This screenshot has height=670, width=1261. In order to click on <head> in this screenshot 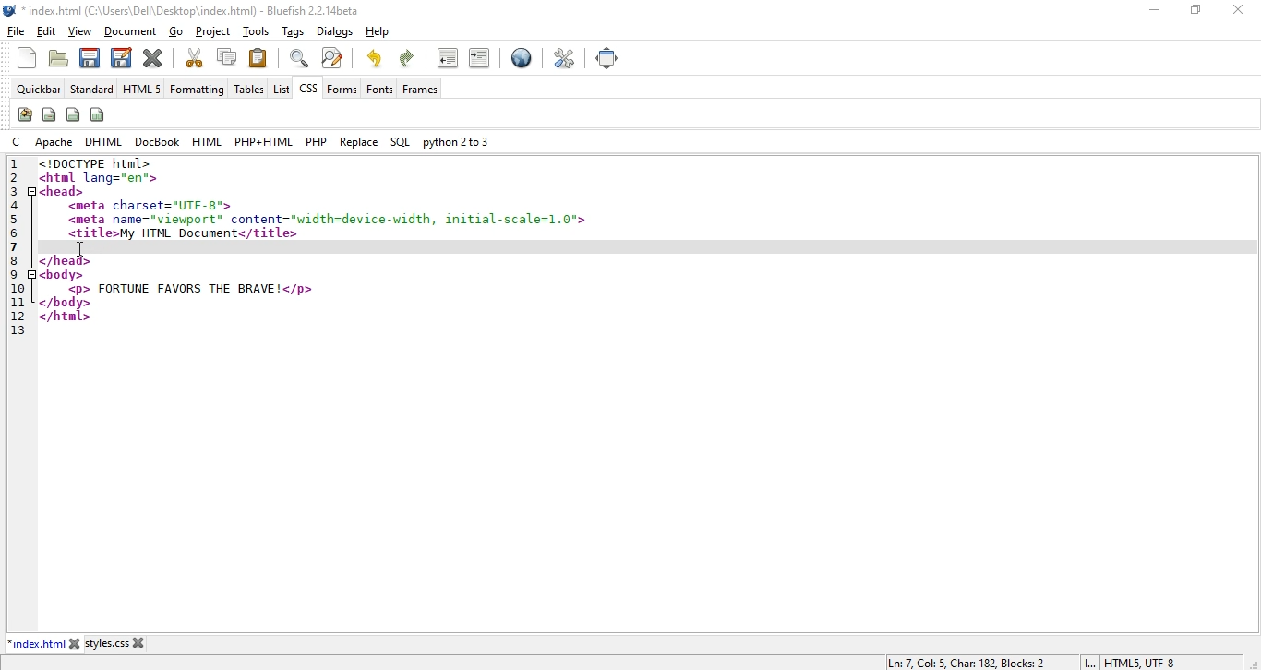, I will do `click(63, 191)`.